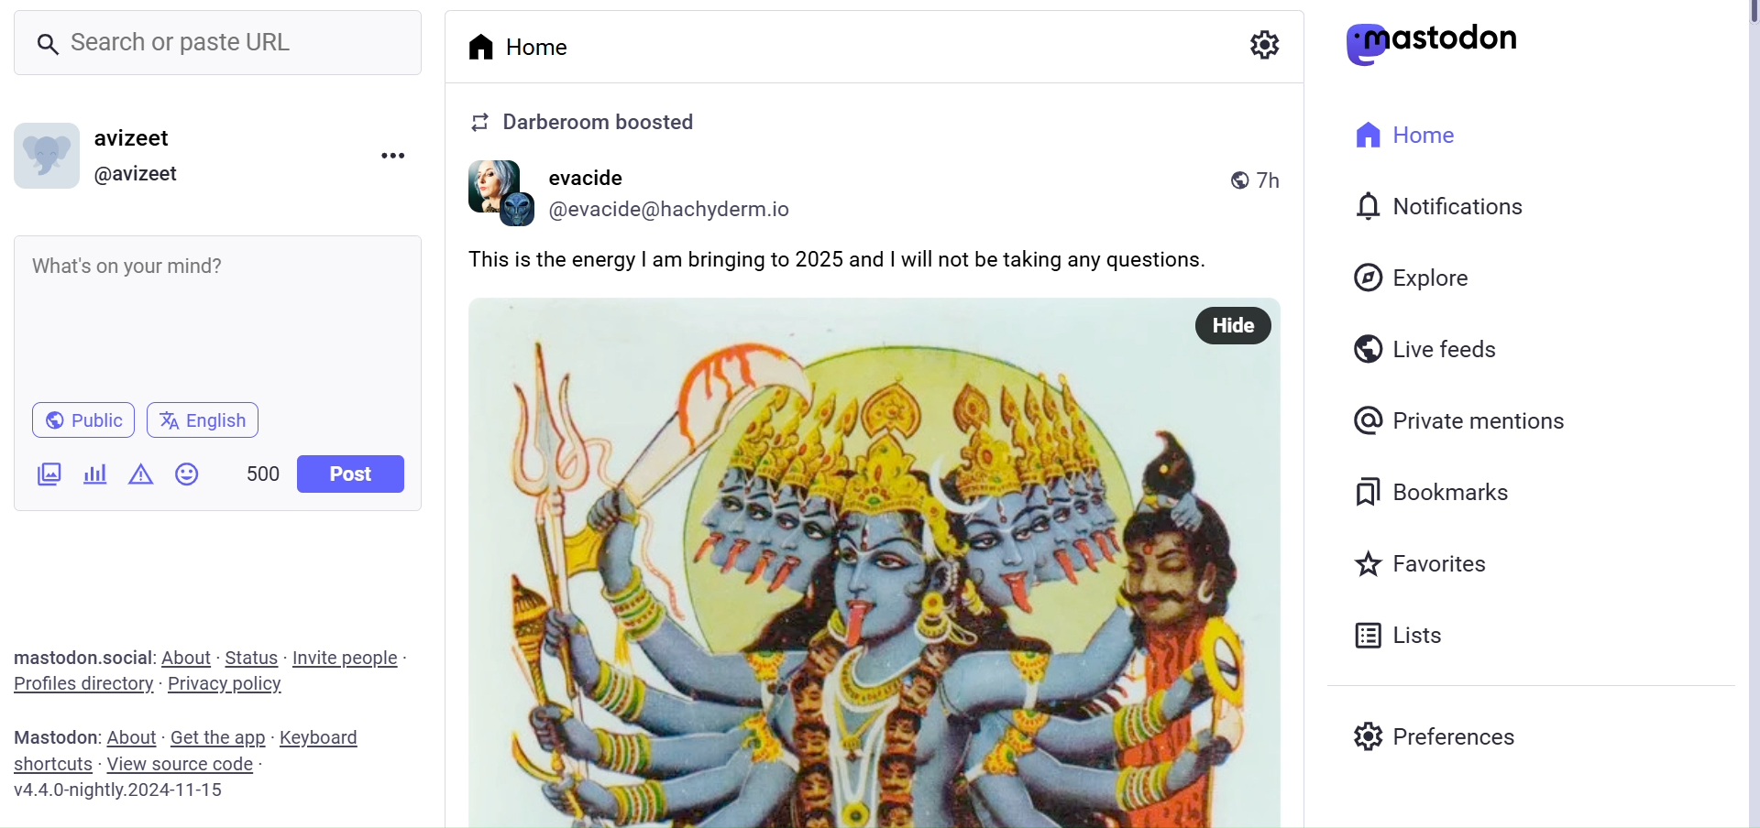 The image size is (1760, 828). Describe the element at coordinates (132, 737) in the screenshot. I see `About` at that location.